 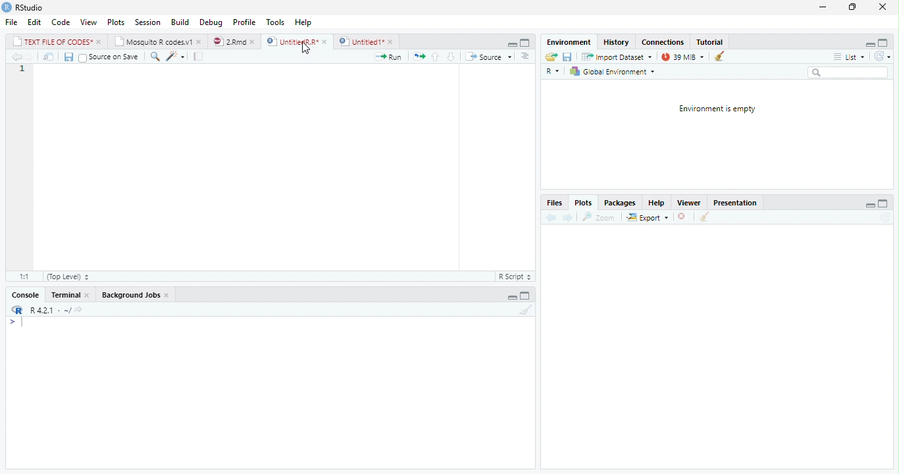 What do you see at coordinates (245, 22) in the screenshot?
I see `Profile` at bounding box center [245, 22].